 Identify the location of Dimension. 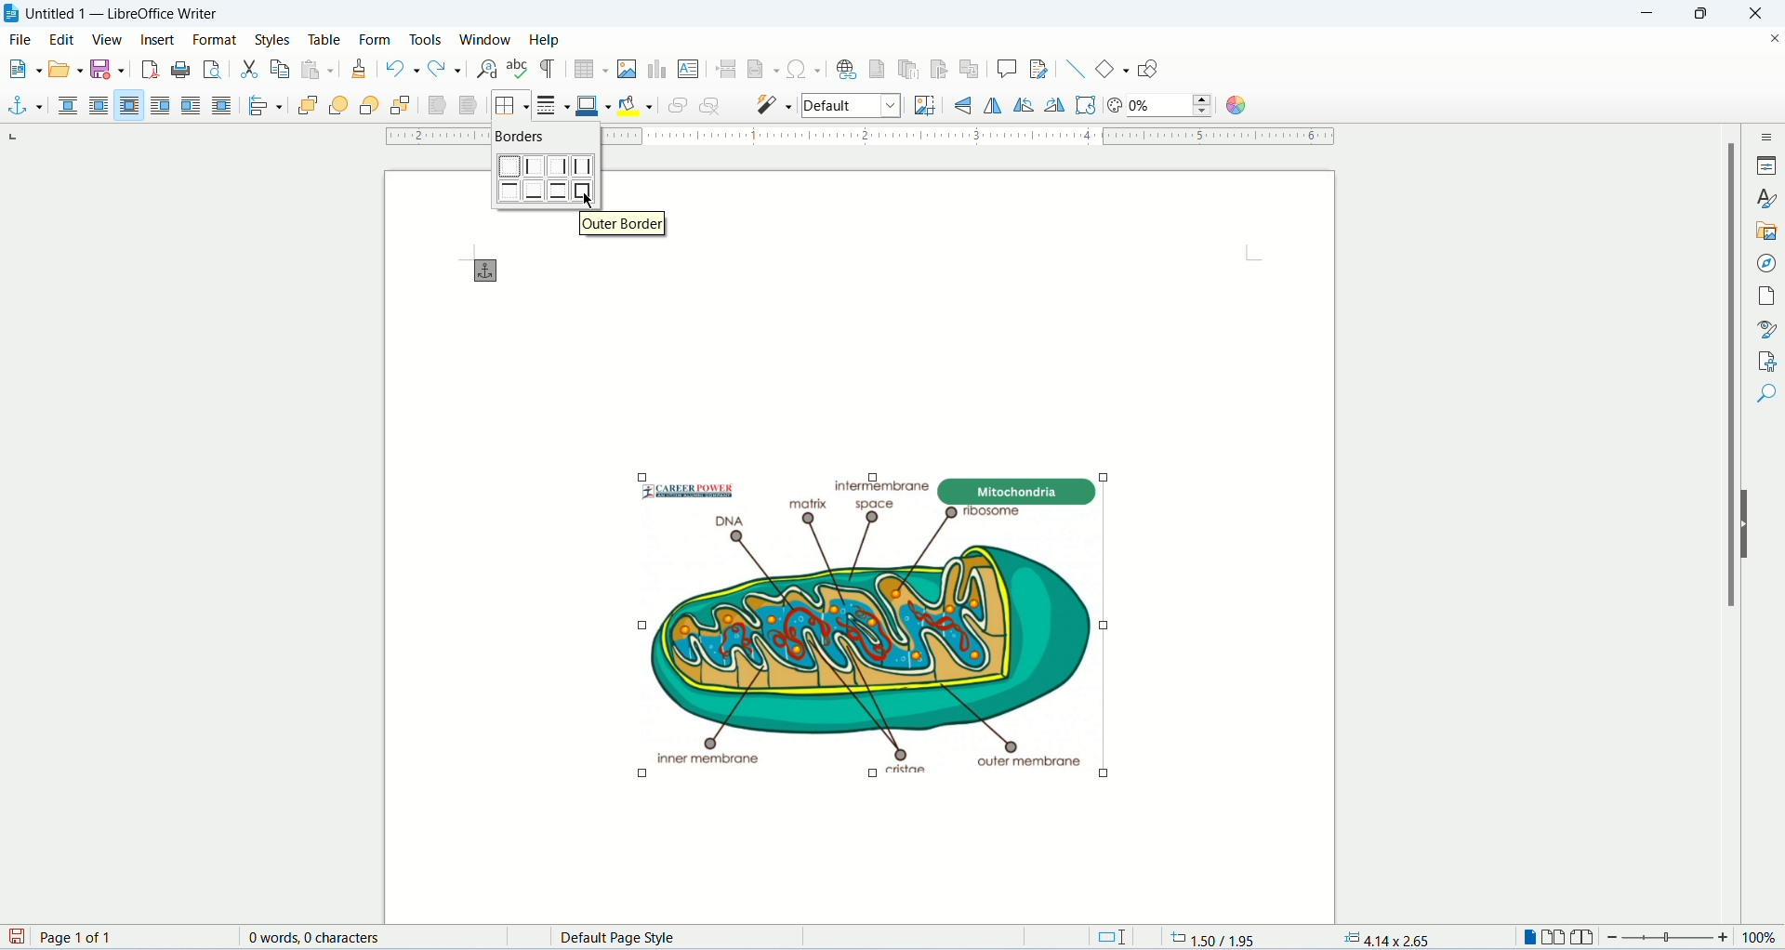
(1110, 937).